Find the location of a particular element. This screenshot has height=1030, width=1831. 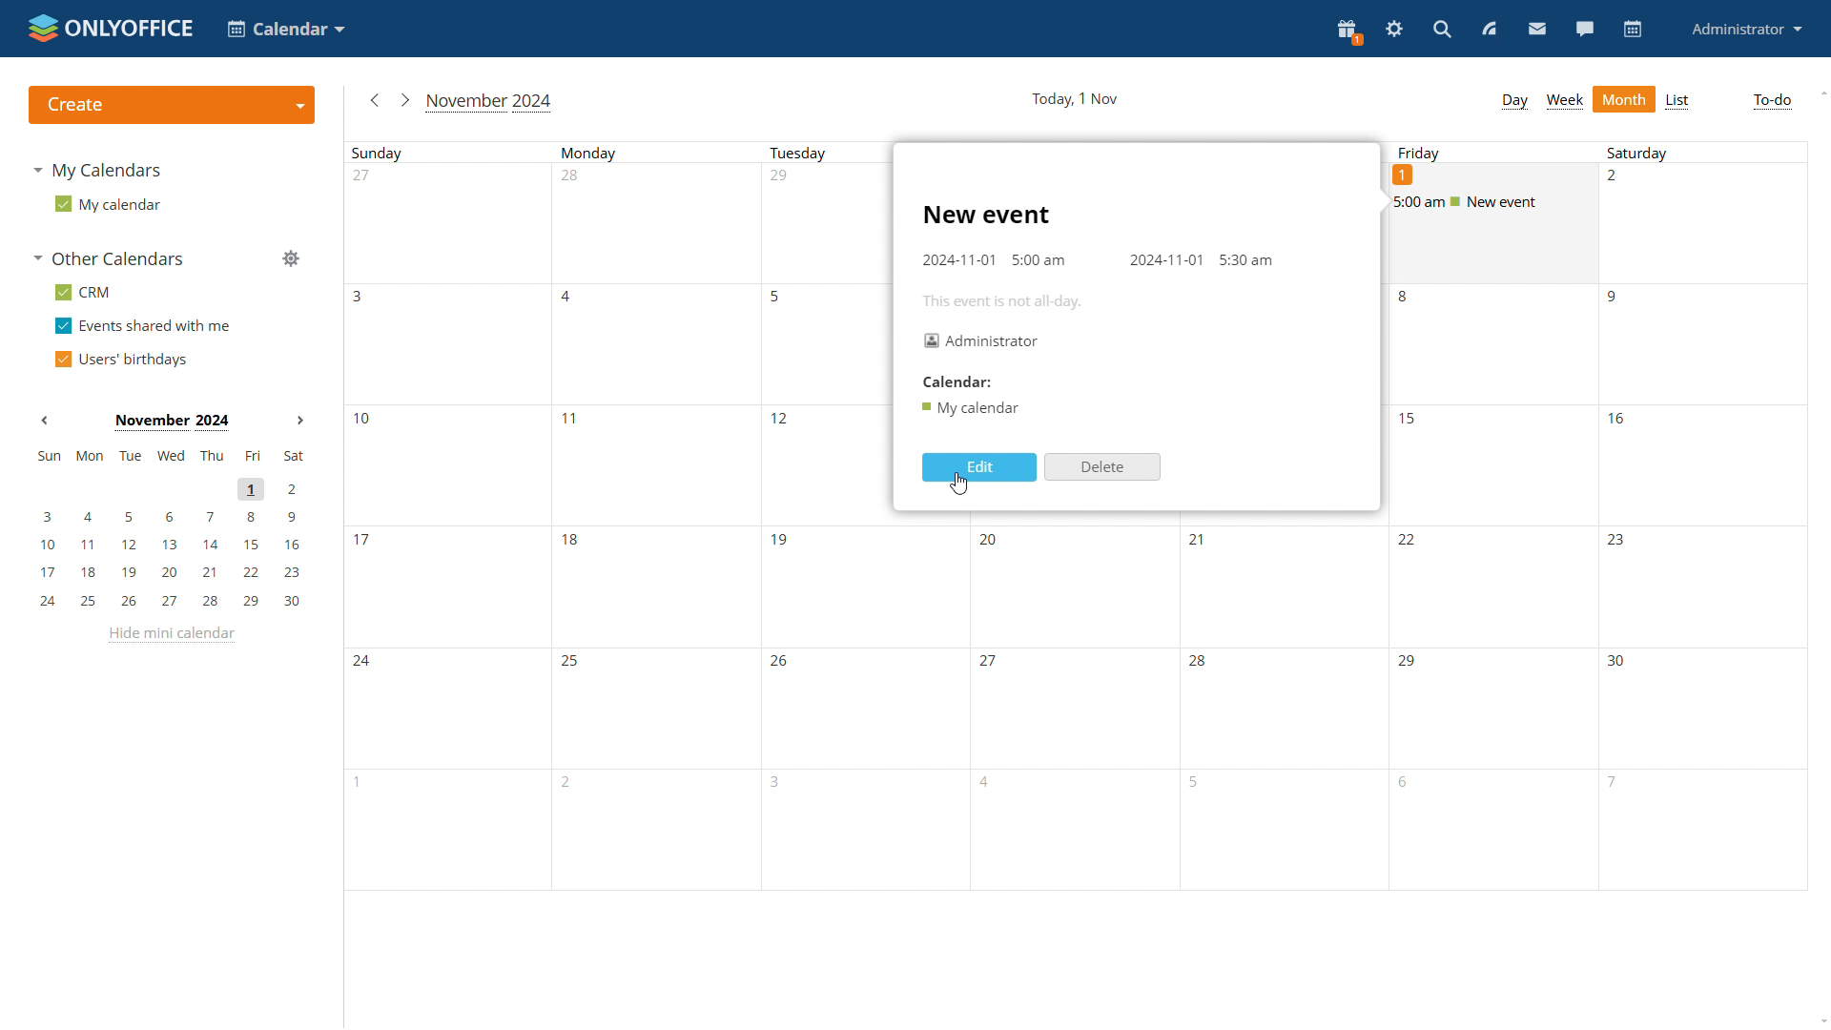

manage is located at coordinates (291, 259).